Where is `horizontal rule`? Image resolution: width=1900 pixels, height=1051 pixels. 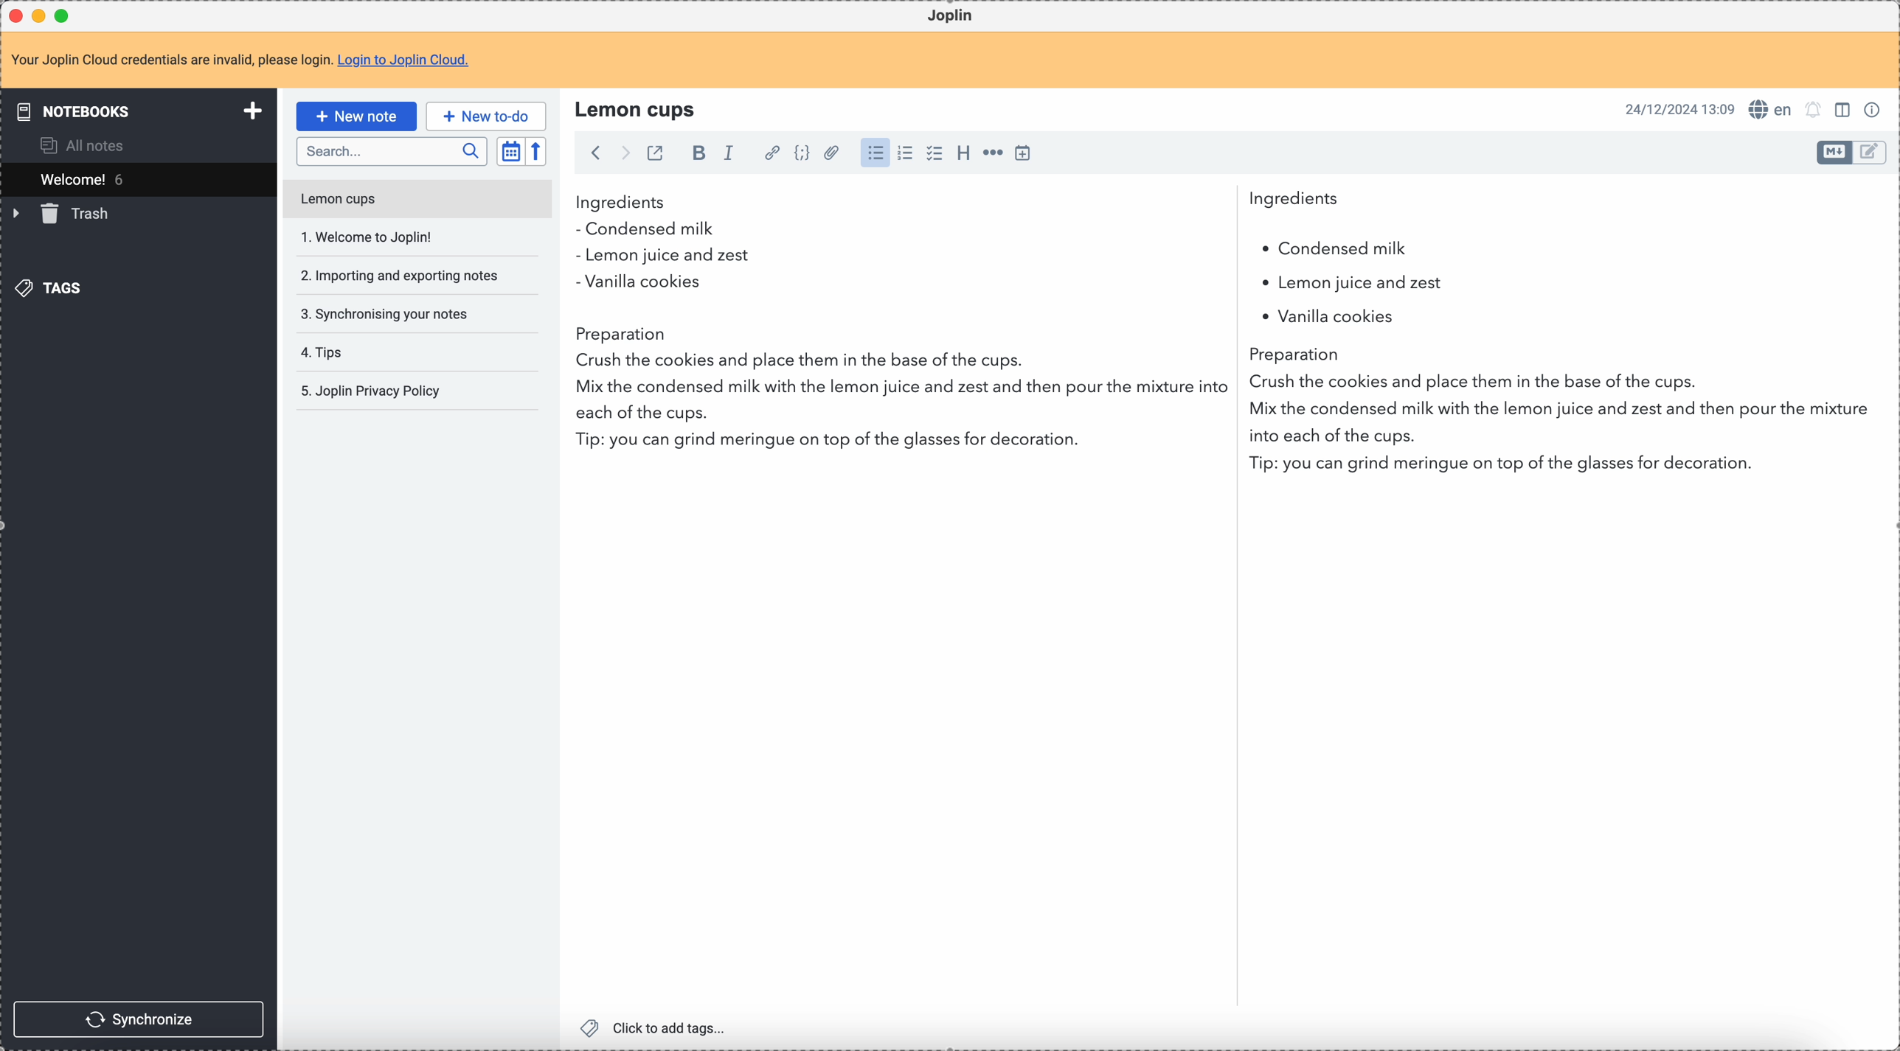
horizontal rule is located at coordinates (991, 155).